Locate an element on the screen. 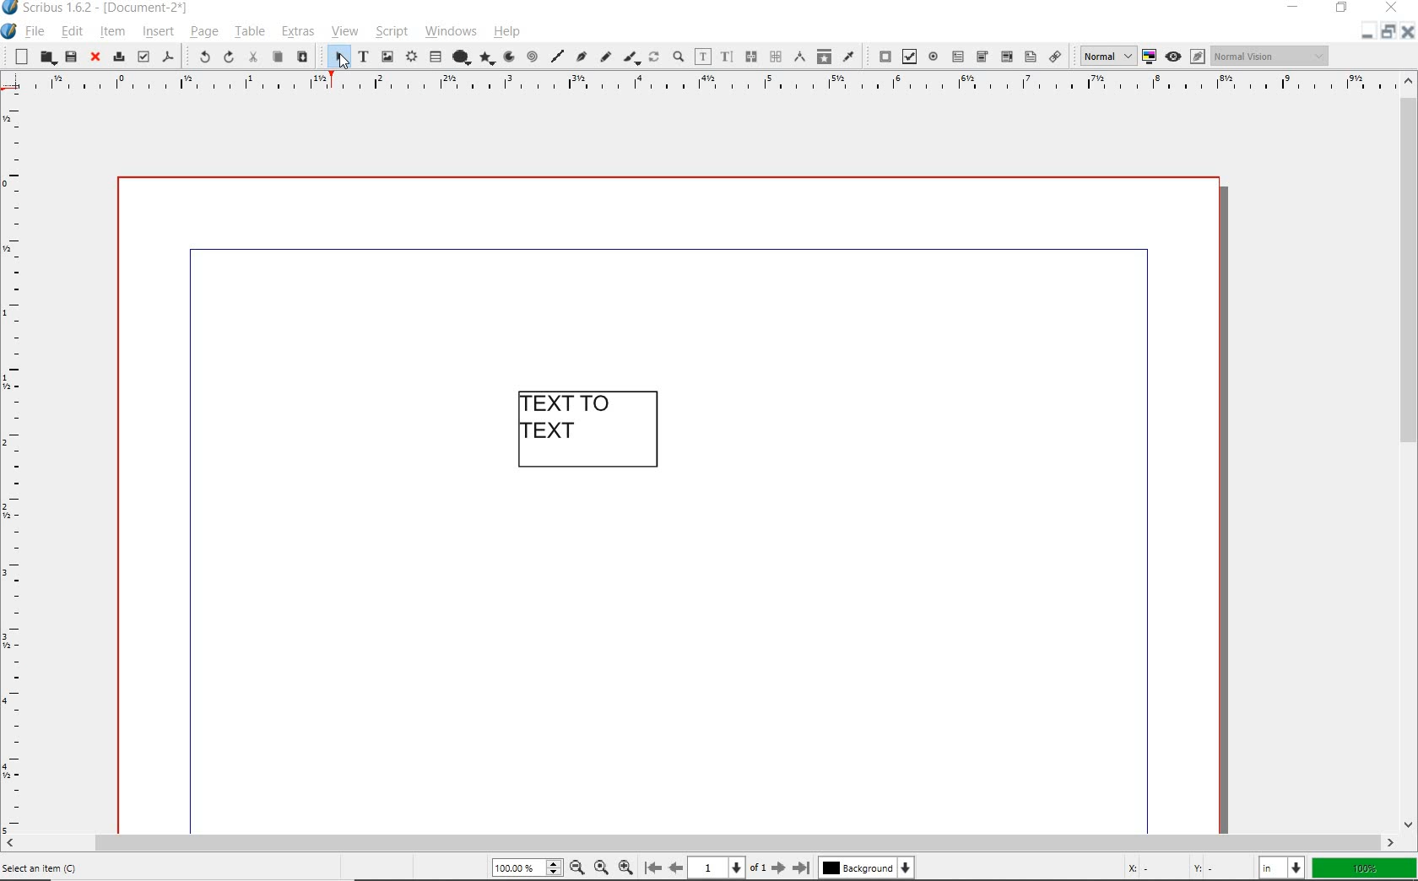  coordinates is located at coordinates (1169, 867).